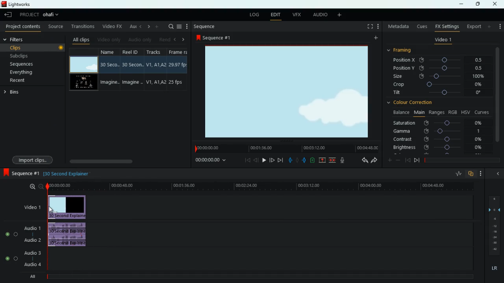  I want to click on left, so click(141, 27).